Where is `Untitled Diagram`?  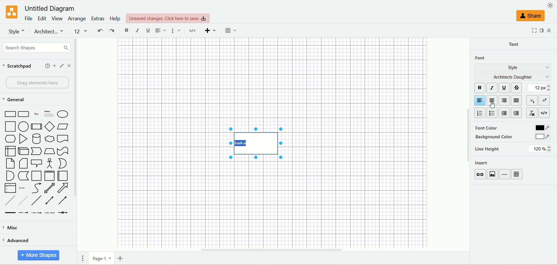 Untitled Diagram is located at coordinates (50, 9).